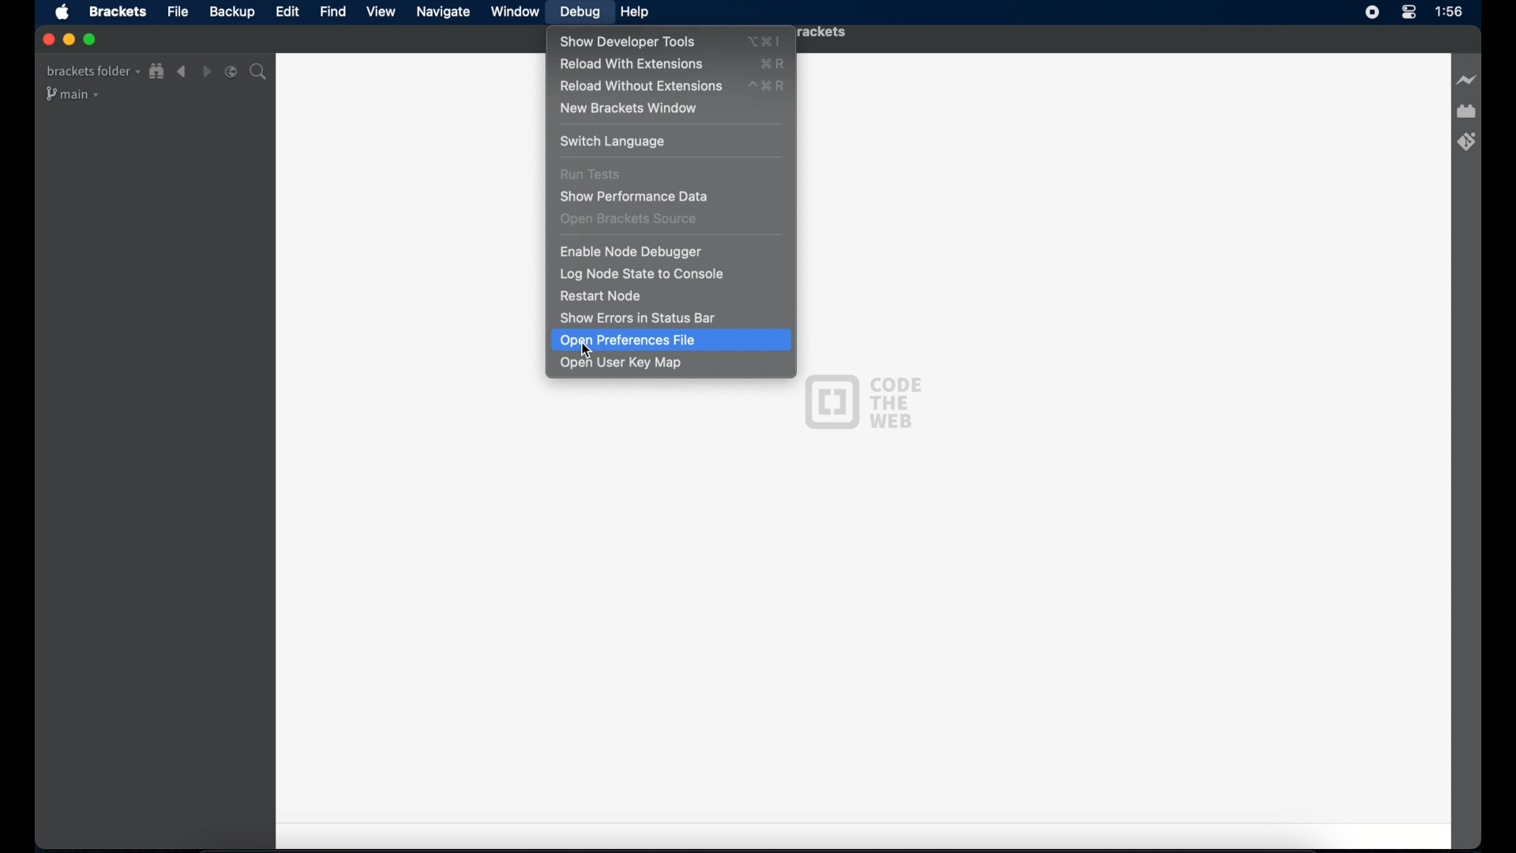  Describe the element at coordinates (895, 401) in the screenshot. I see `code the web` at that location.